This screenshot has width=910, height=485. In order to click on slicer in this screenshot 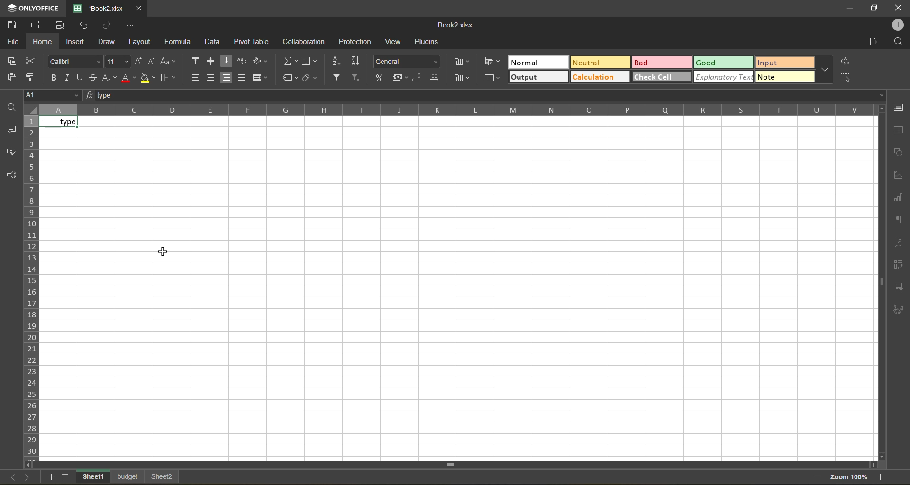, I will do `click(899, 288)`.